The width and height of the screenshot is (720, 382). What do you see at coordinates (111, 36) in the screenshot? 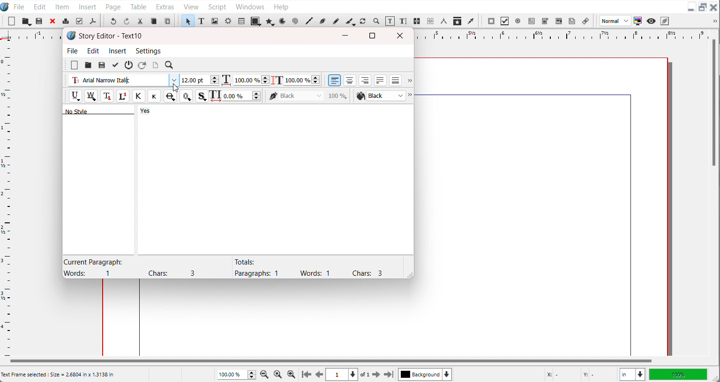
I see `Text` at bounding box center [111, 36].